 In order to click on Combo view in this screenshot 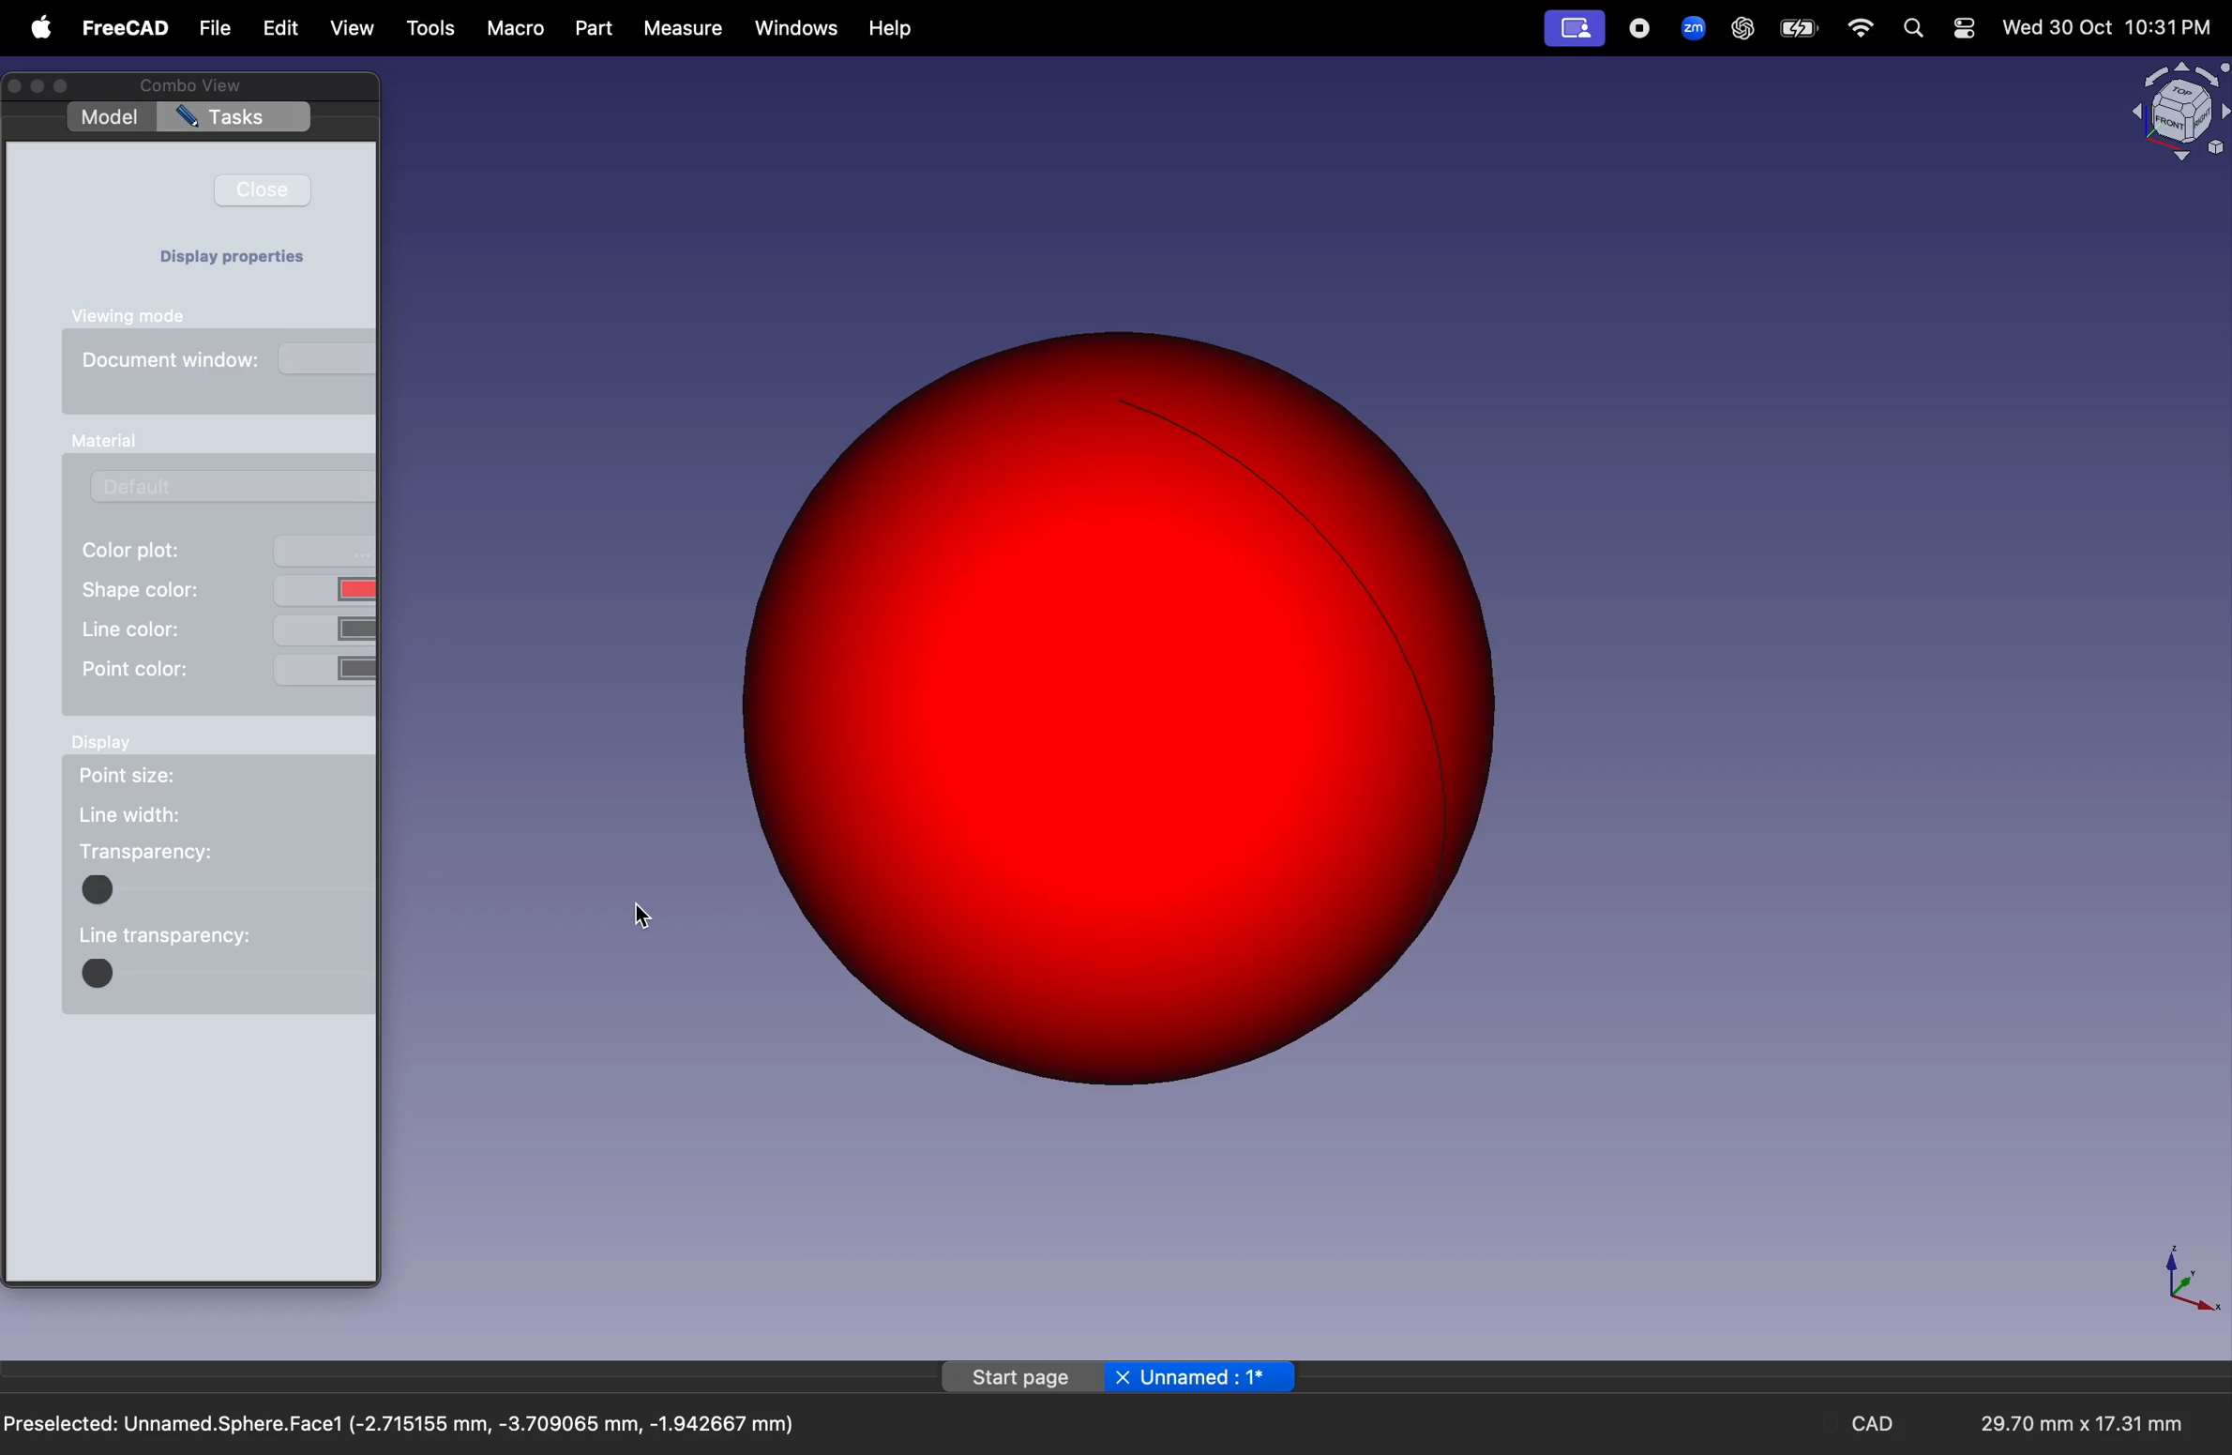, I will do `click(187, 85)`.